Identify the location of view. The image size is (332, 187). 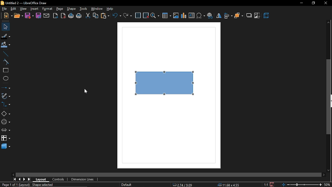
(24, 9).